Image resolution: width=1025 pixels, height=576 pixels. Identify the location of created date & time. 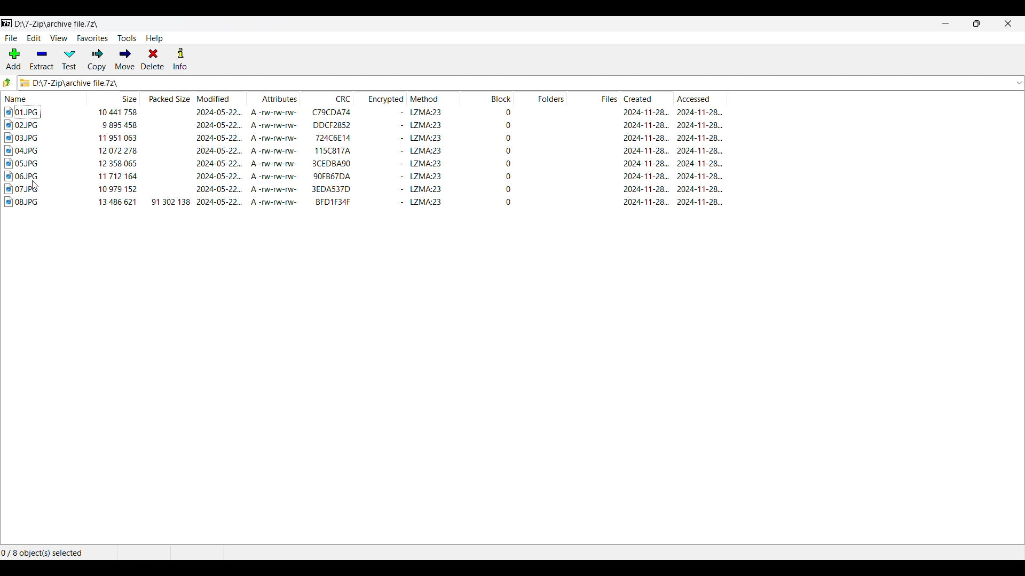
(646, 111).